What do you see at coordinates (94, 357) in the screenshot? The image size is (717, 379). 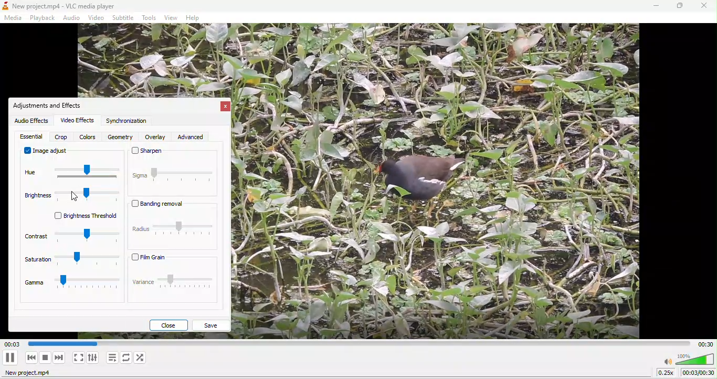 I see `show extended settings` at bounding box center [94, 357].